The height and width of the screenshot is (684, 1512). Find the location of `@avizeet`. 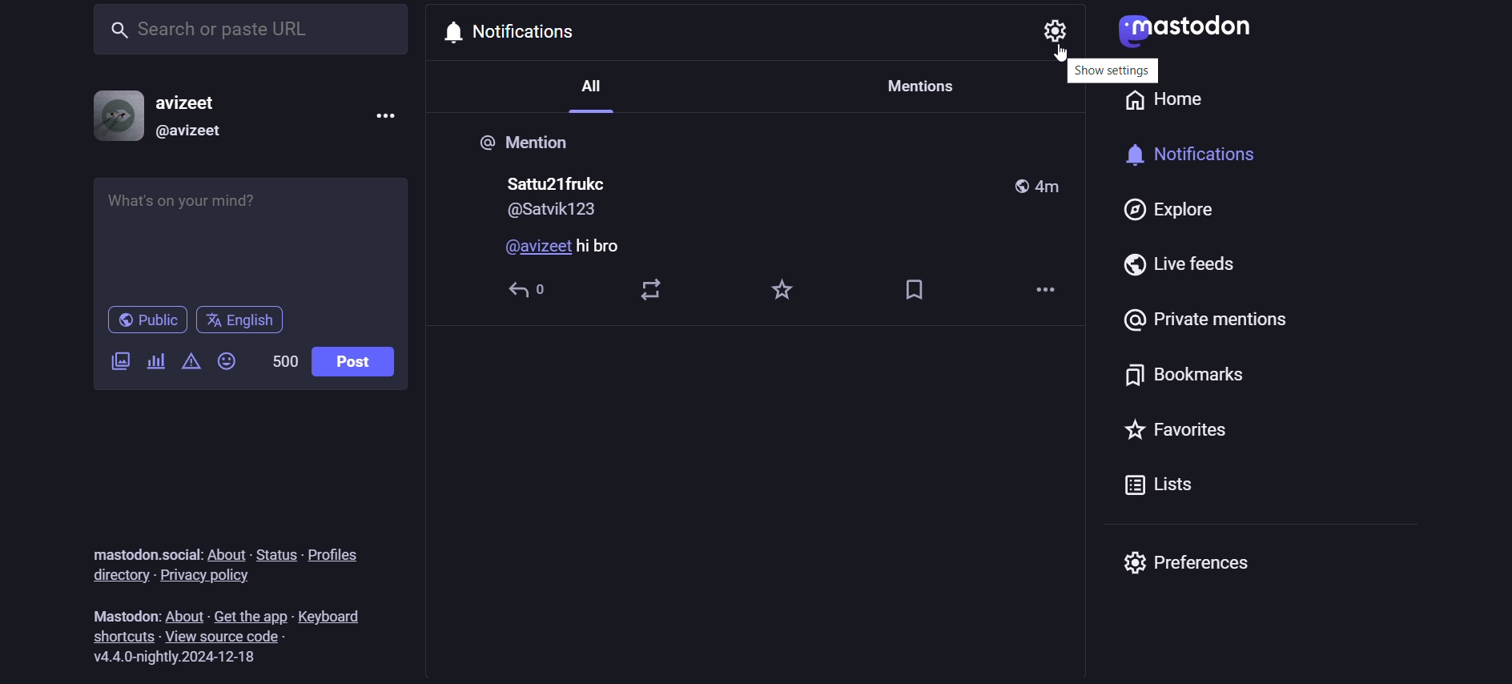

@avizeet is located at coordinates (193, 134).